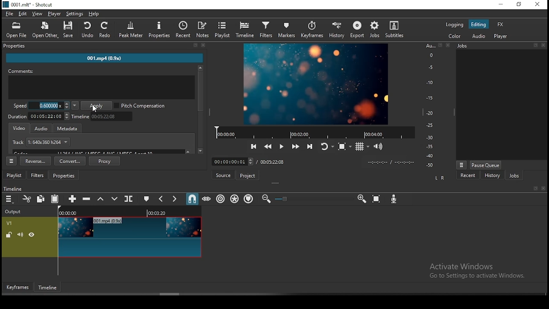 The image size is (549, 309). Describe the element at coordinates (311, 145) in the screenshot. I see `skip to next point` at that location.